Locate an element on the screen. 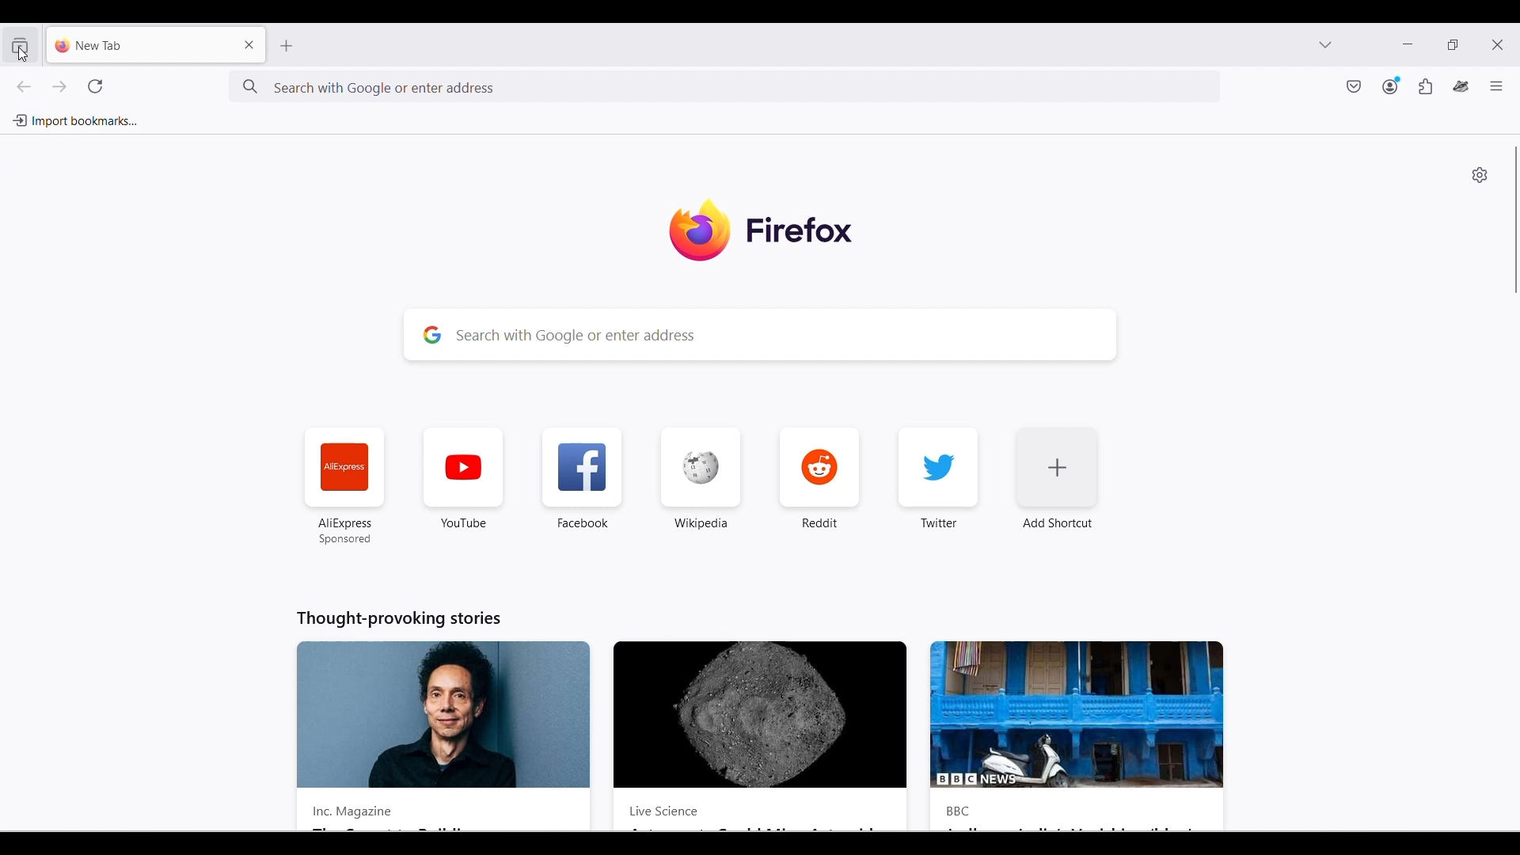 The height and width of the screenshot is (855, 1520). Close current tab is located at coordinates (250, 44).